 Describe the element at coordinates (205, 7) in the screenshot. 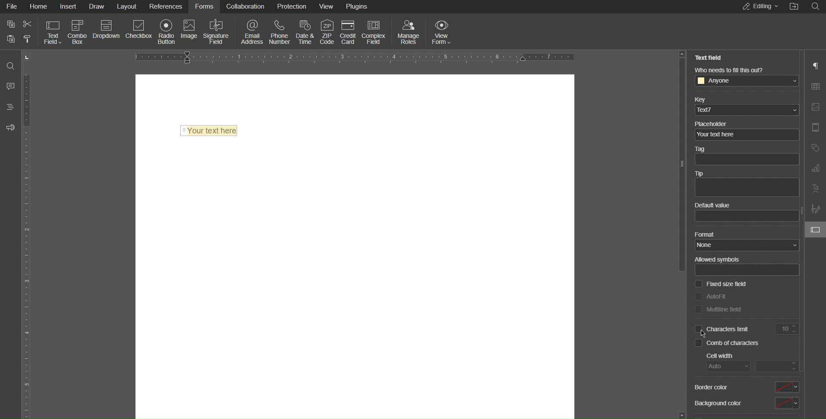

I see `Forms` at that location.